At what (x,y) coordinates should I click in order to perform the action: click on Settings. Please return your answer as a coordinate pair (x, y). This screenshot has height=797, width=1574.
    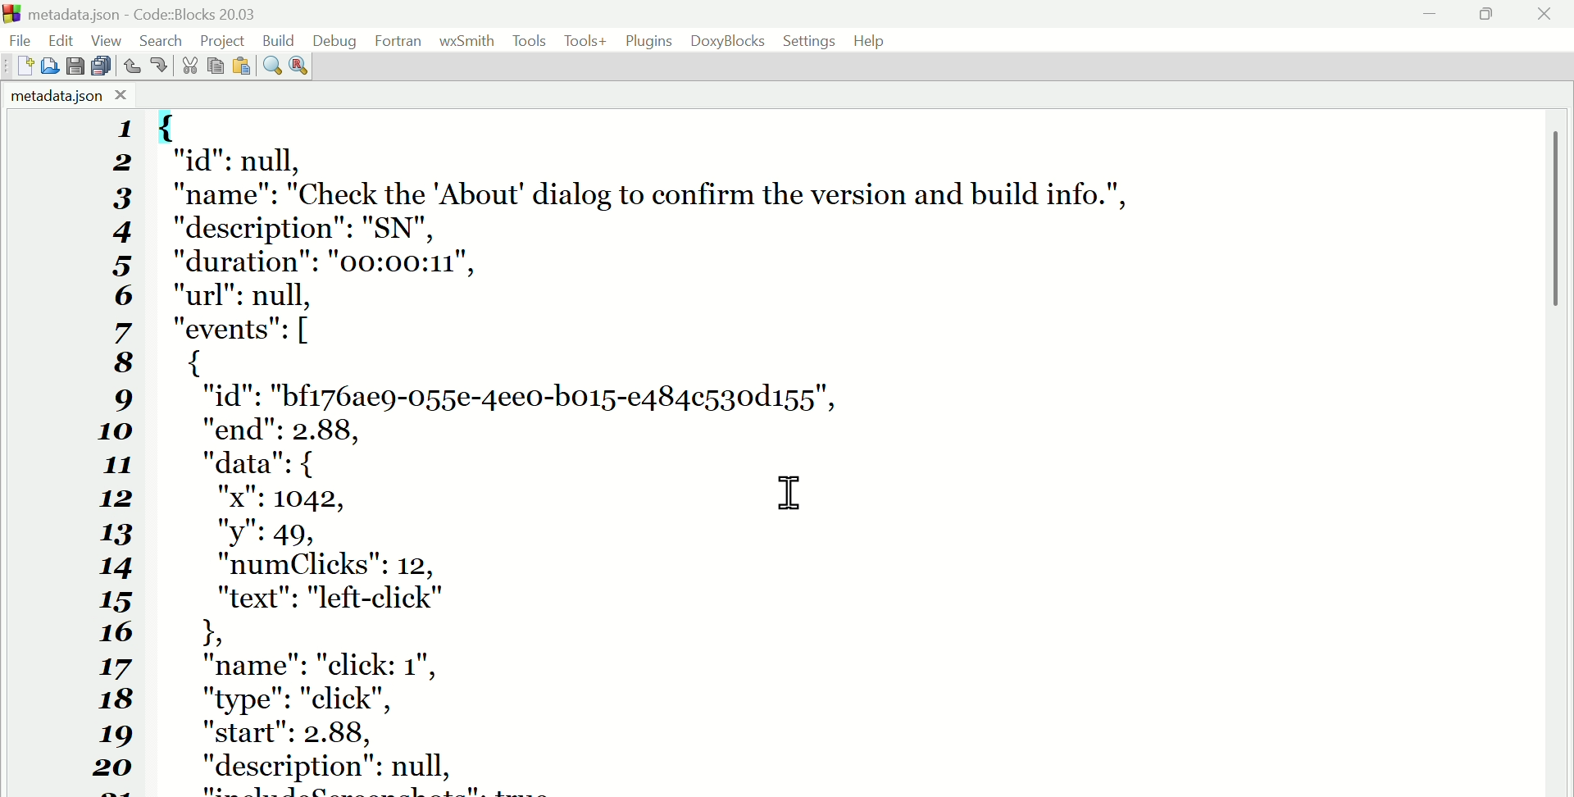
    Looking at the image, I should click on (810, 40).